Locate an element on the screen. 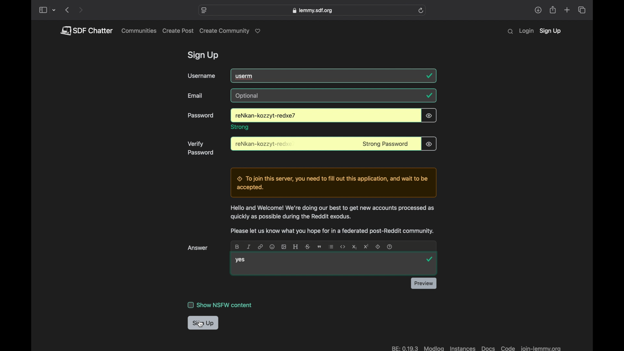 Image resolution: width=624 pixels, height=351 pixels. yes is located at coordinates (240, 260).